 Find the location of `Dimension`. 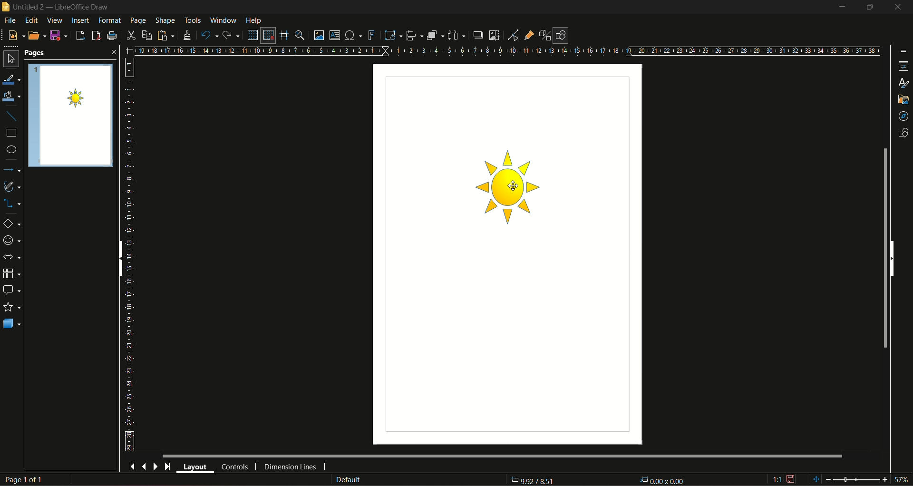

Dimension is located at coordinates (535, 479).